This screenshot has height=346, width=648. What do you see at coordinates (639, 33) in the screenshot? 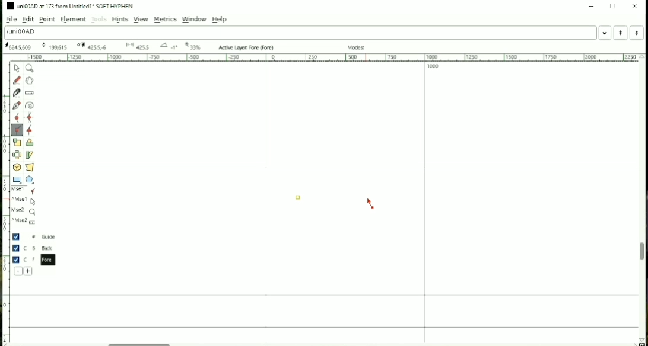
I see `Next Word` at bounding box center [639, 33].